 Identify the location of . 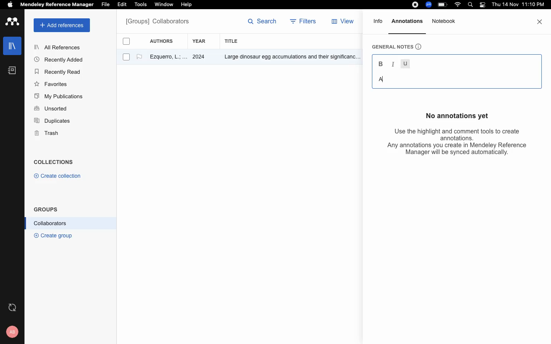
(289, 57).